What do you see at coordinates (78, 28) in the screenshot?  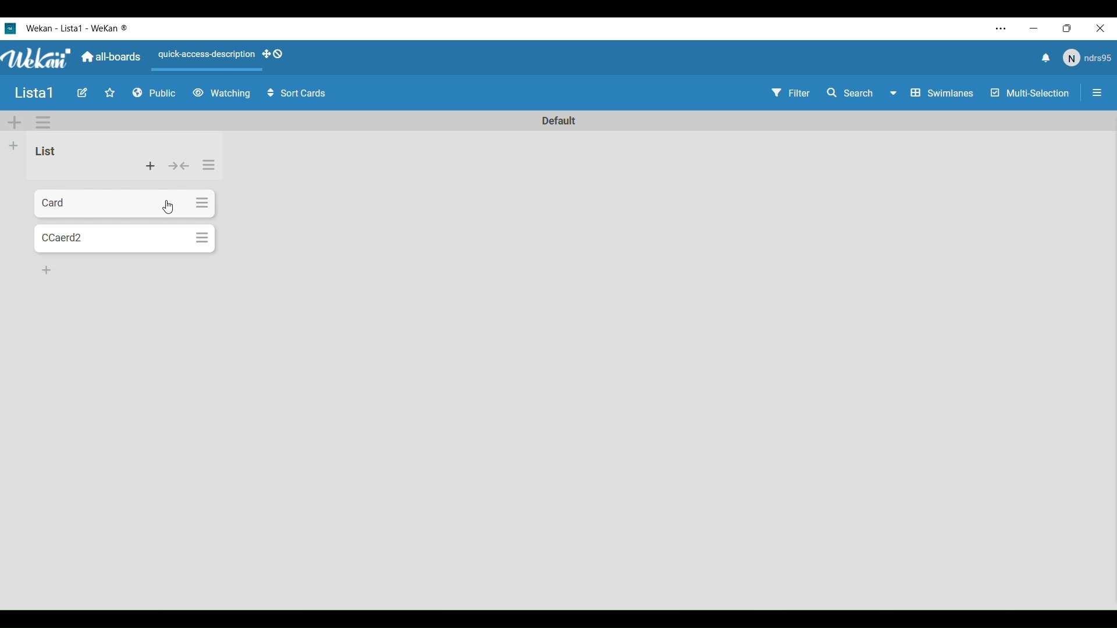 I see `WeKan` at bounding box center [78, 28].